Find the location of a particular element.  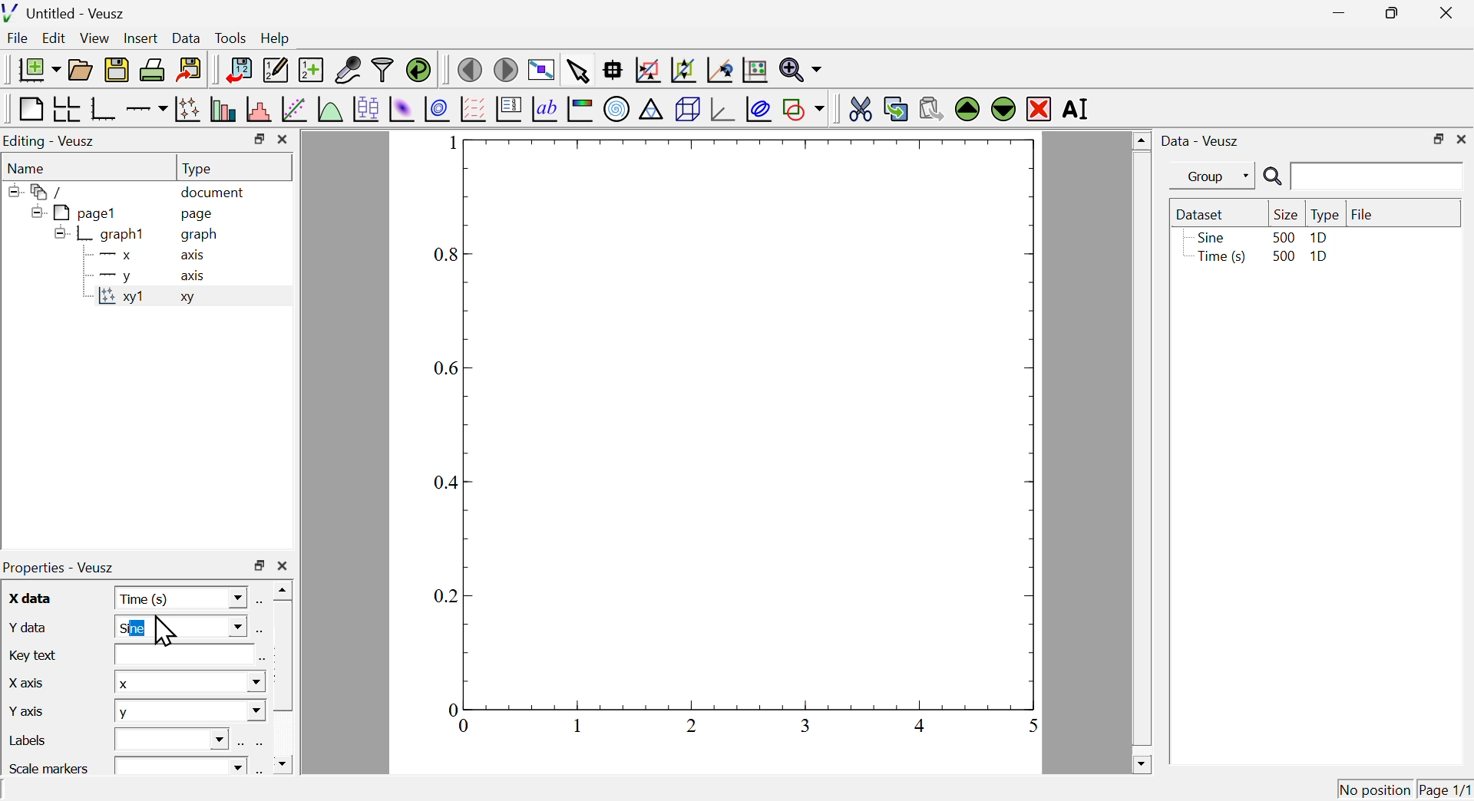

recenter graph axes is located at coordinates (721, 70).